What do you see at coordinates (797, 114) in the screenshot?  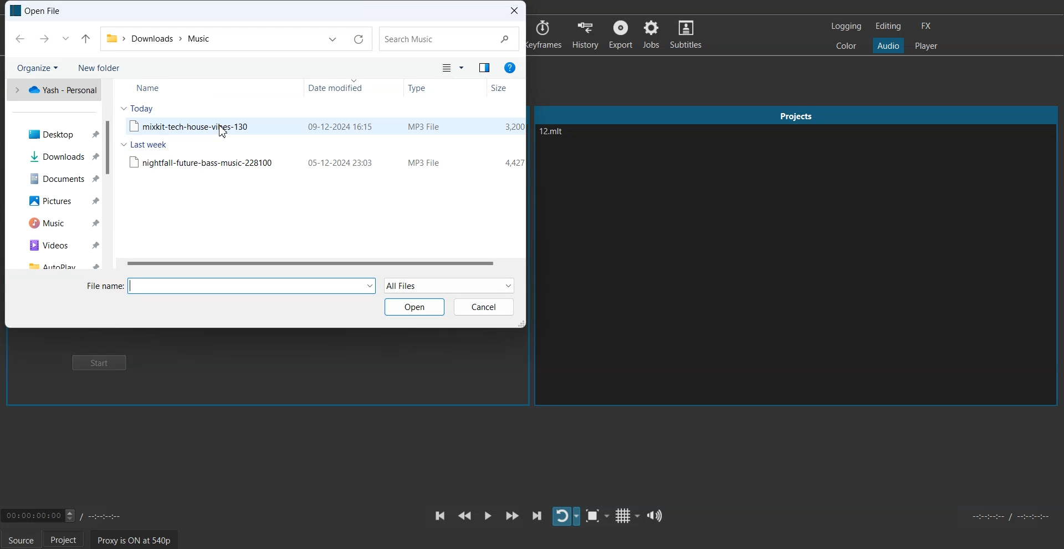 I see `Project window` at bounding box center [797, 114].